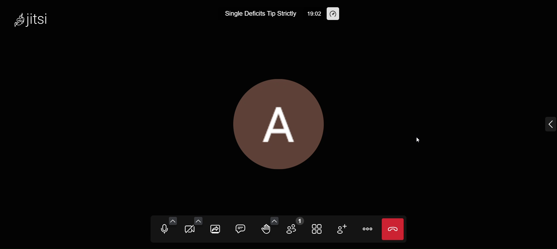 This screenshot has height=249, width=557. I want to click on display picture, so click(277, 121).